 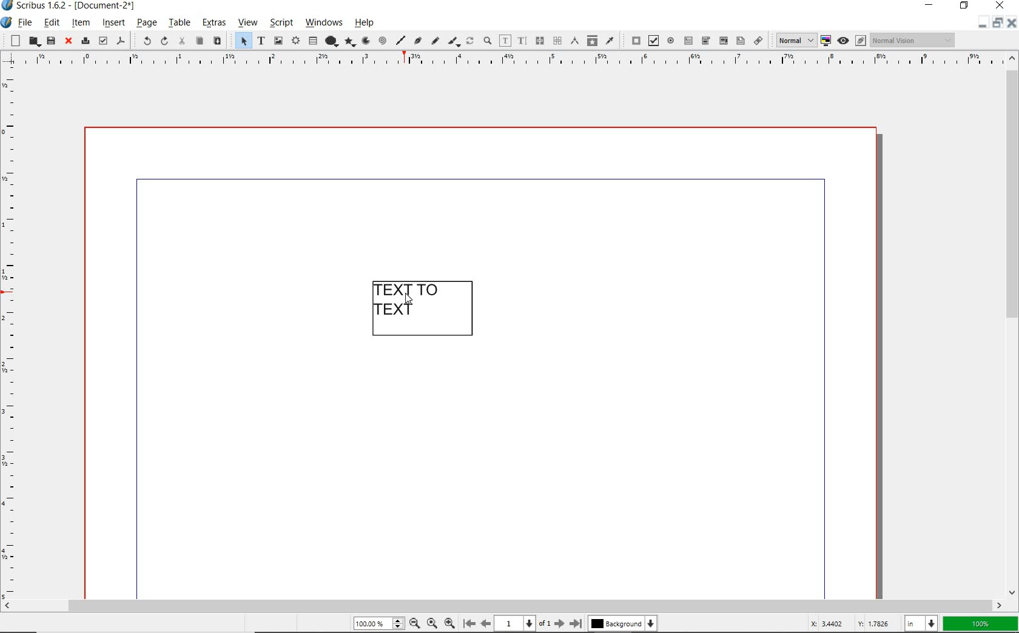 What do you see at coordinates (981, 25) in the screenshot?
I see `minimize` at bounding box center [981, 25].